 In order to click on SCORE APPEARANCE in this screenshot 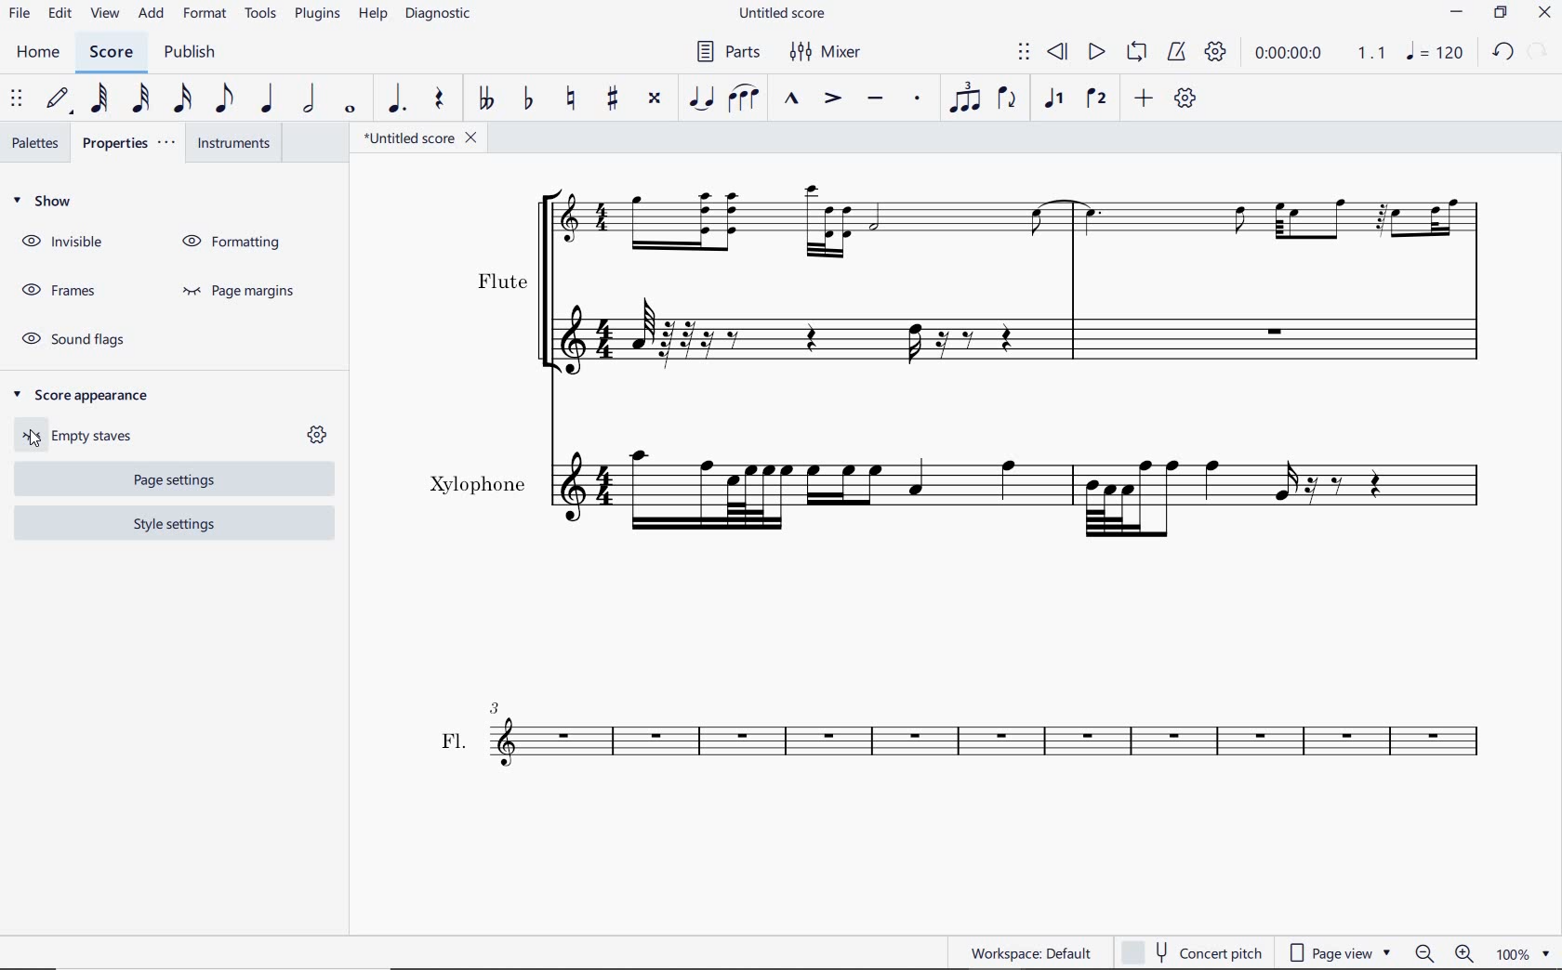, I will do `click(81, 390)`.